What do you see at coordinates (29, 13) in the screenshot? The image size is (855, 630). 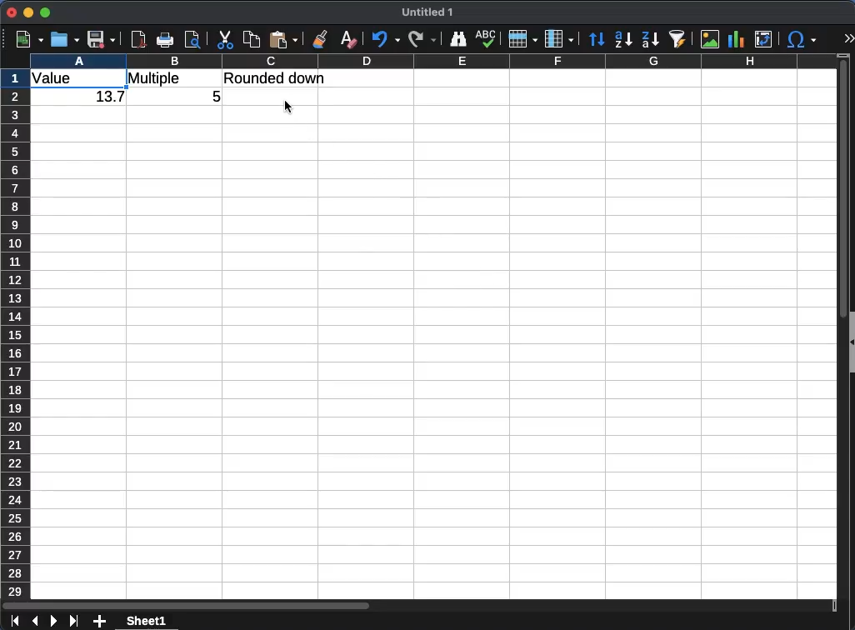 I see `minimize` at bounding box center [29, 13].